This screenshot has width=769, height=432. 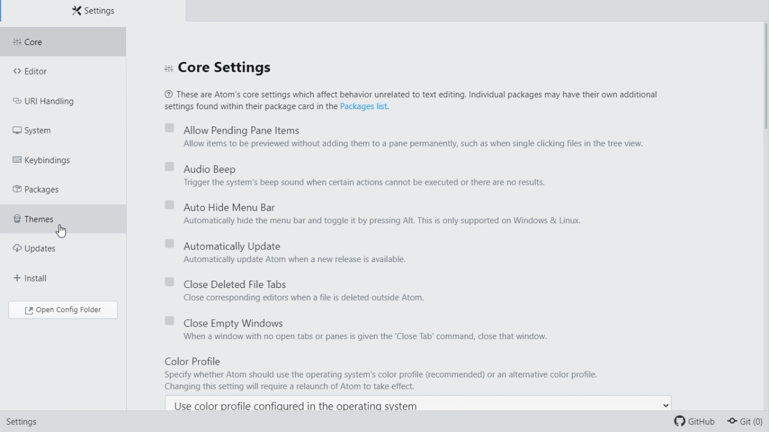 What do you see at coordinates (49, 158) in the screenshot?
I see `key Bindings` at bounding box center [49, 158].